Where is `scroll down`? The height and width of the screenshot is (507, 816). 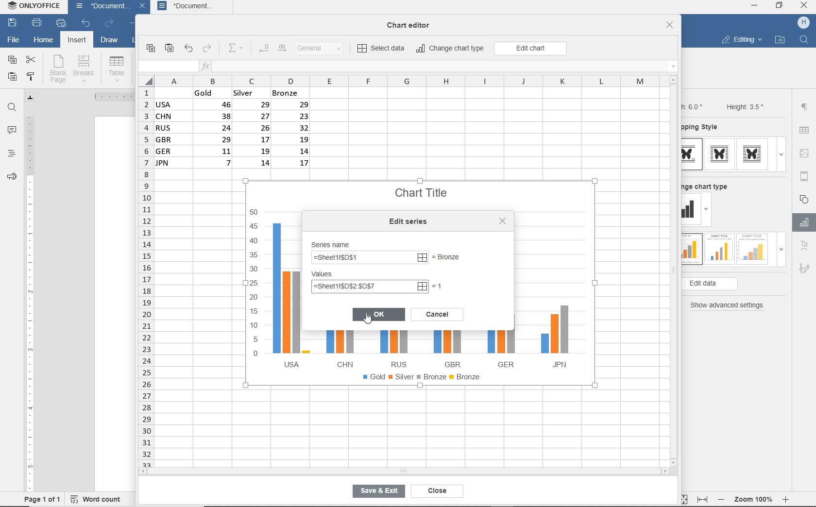
scroll down is located at coordinates (674, 462).